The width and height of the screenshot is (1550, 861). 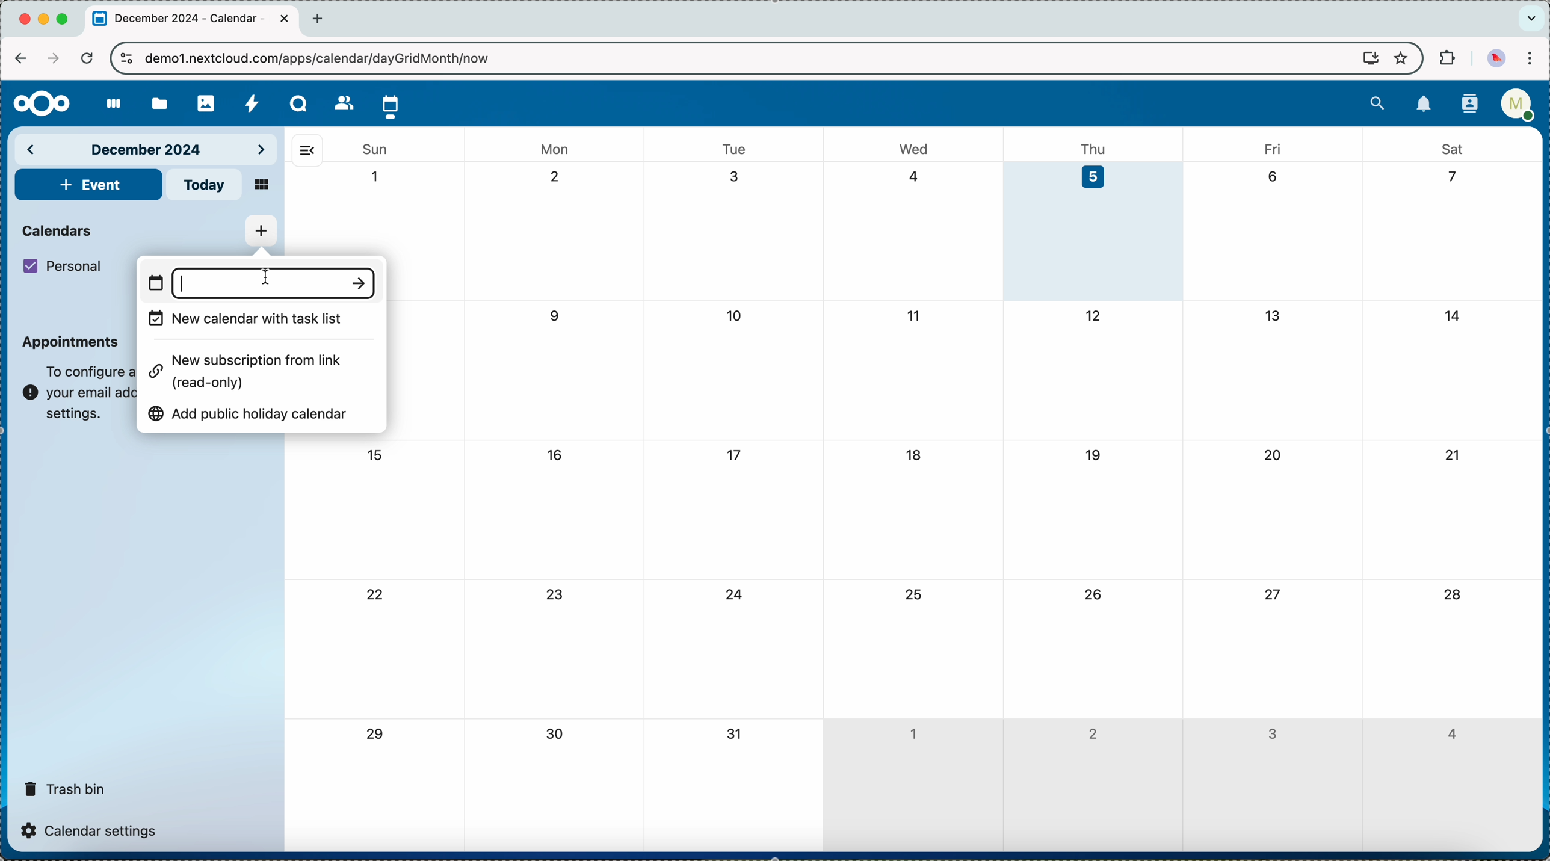 What do you see at coordinates (66, 785) in the screenshot?
I see `trash bin` at bounding box center [66, 785].